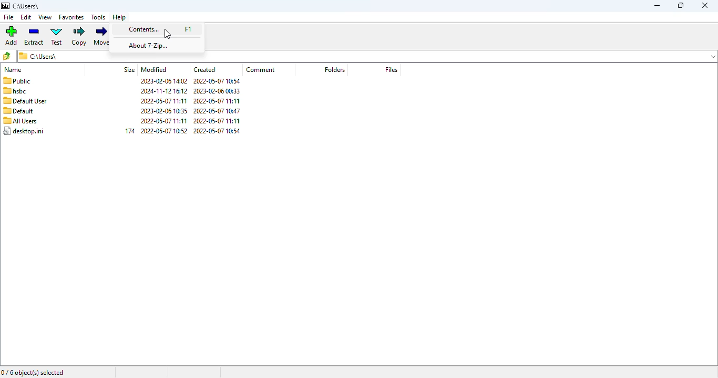  What do you see at coordinates (143, 29) in the screenshot?
I see `contents` at bounding box center [143, 29].